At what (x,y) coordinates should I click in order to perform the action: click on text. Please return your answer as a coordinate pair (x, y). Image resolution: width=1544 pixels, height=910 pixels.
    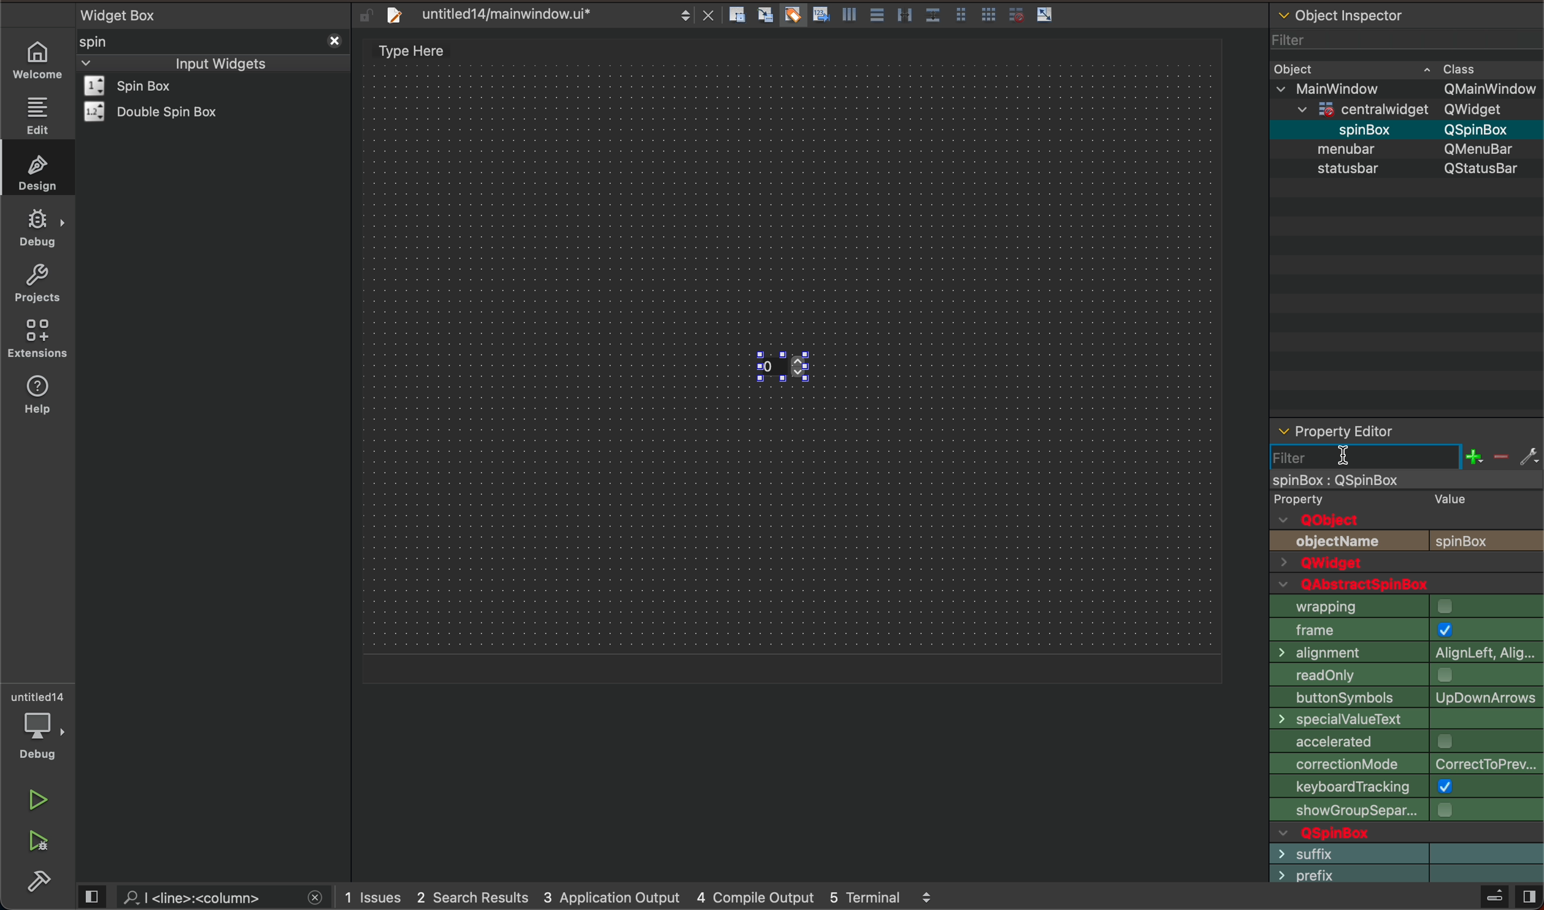
    Looking at the image, I should click on (1325, 520).